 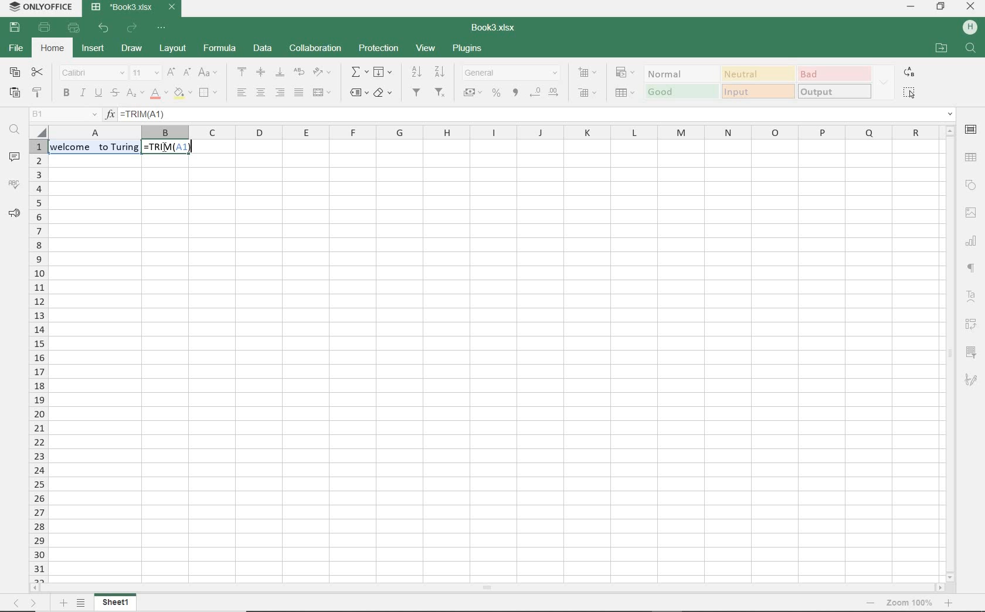 I want to click on increment font size, so click(x=171, y=73).